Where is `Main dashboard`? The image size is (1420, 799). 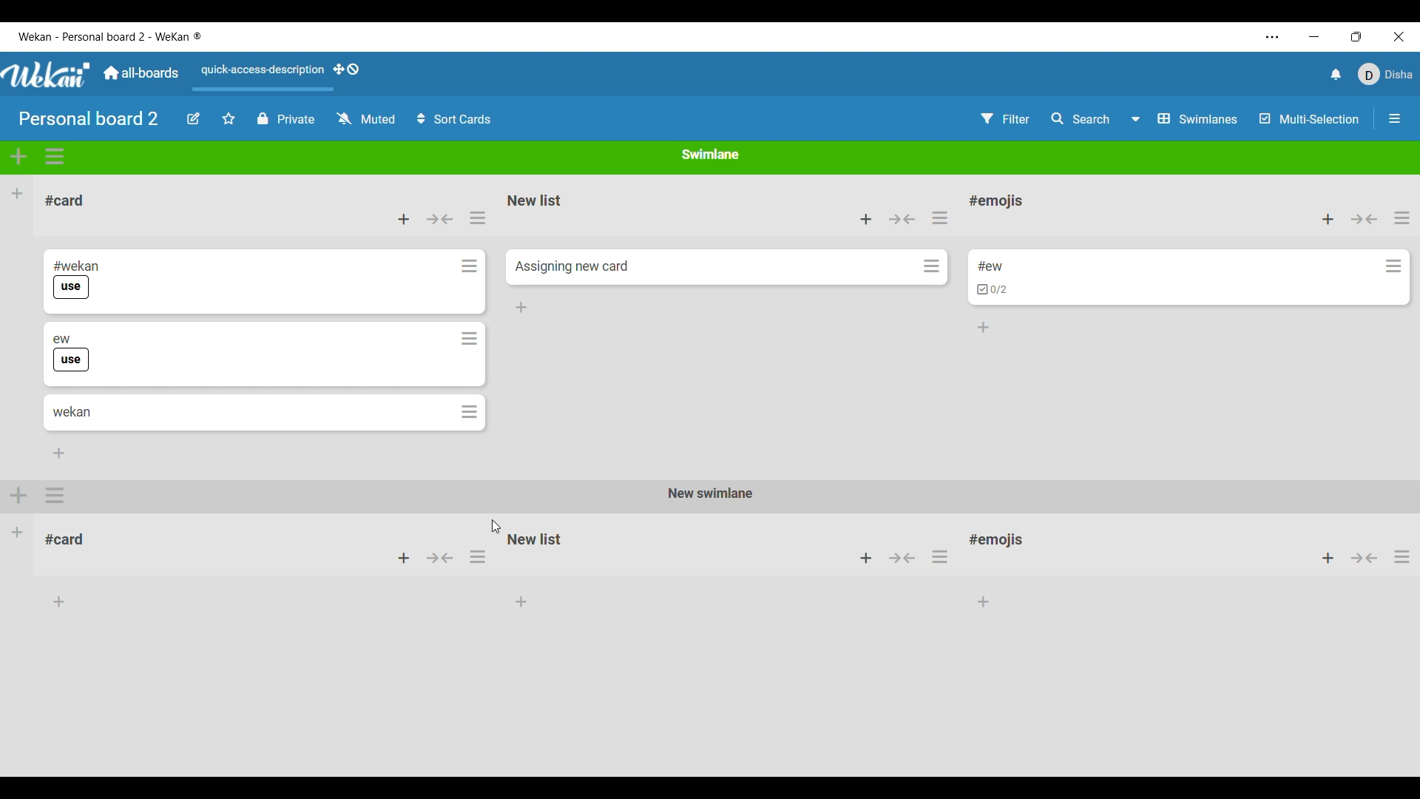
Main dashboard is located at coordinates (140, 73).